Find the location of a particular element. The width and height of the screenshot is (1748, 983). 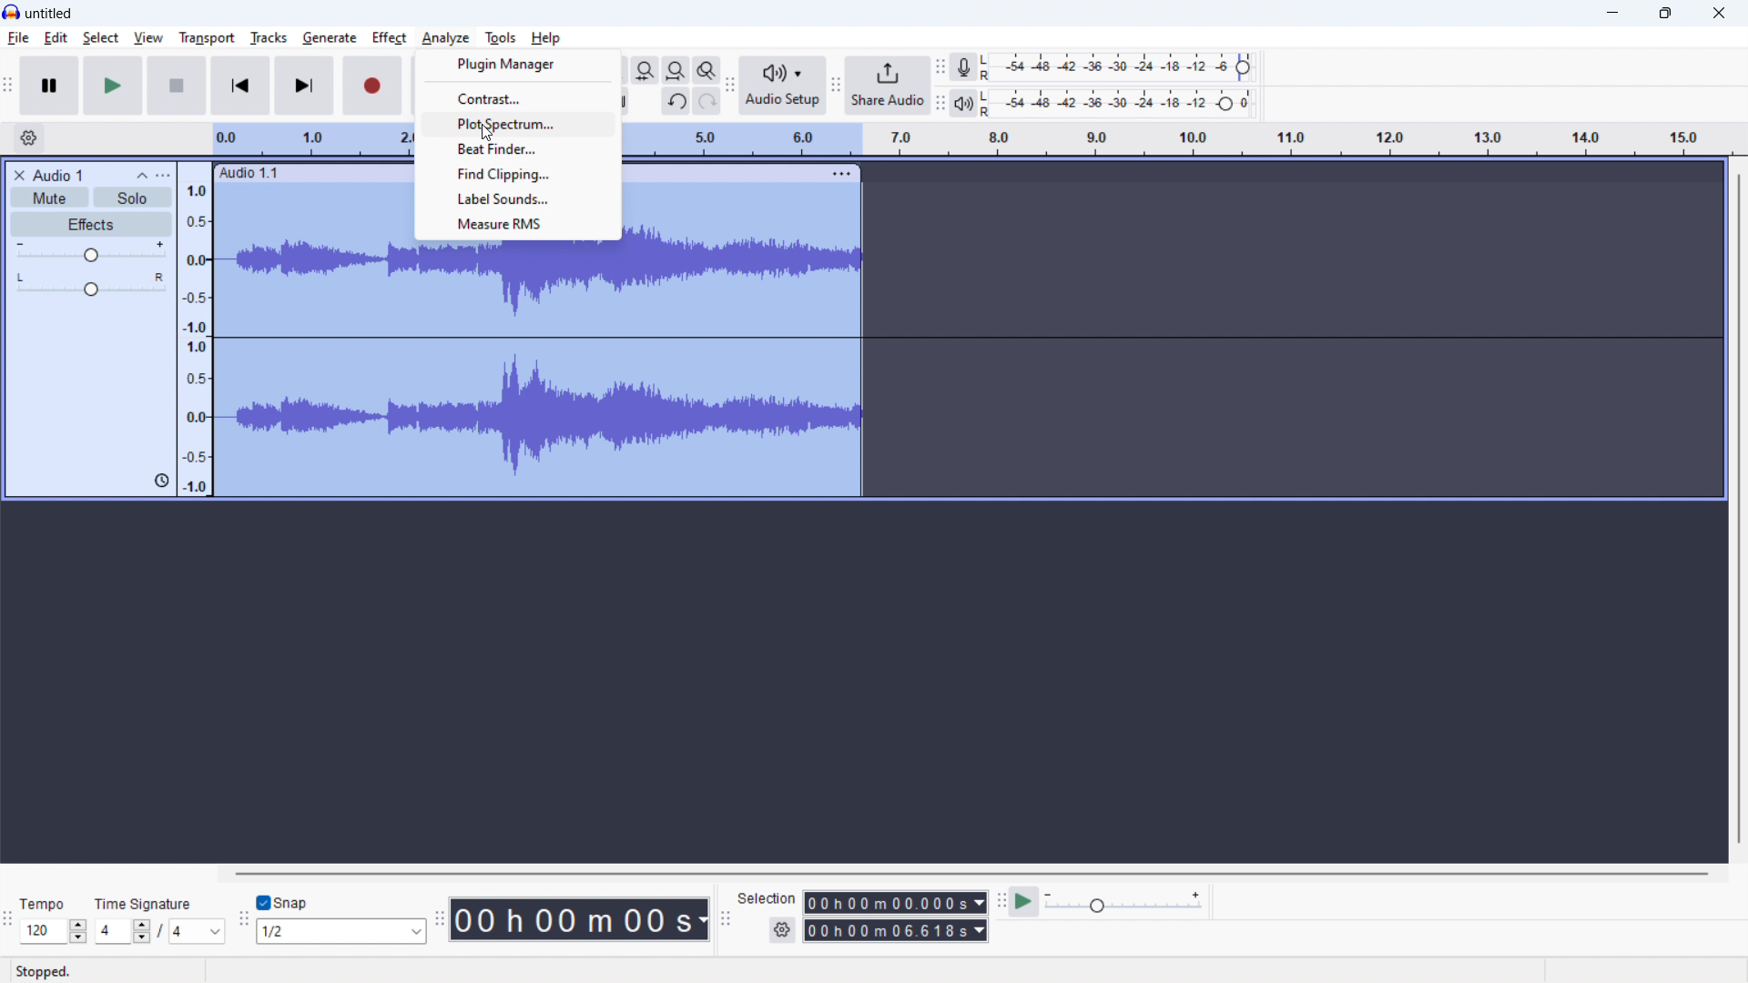

fit project to width is located at coordinates (676, 70).